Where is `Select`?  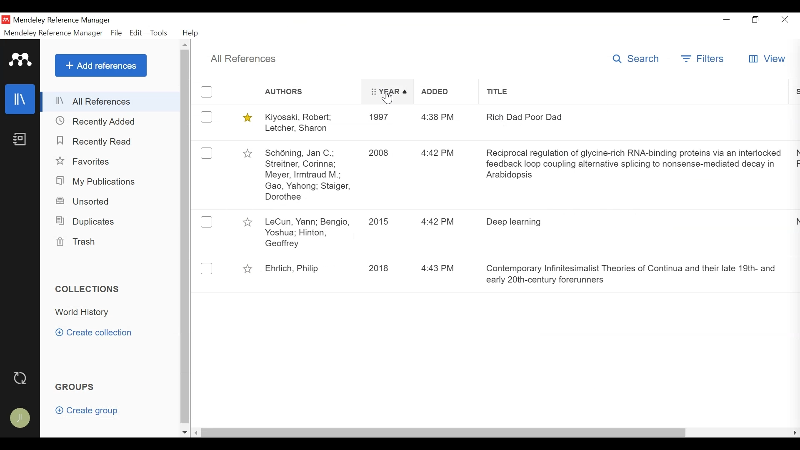
Select is located at coordinates (207, 269).